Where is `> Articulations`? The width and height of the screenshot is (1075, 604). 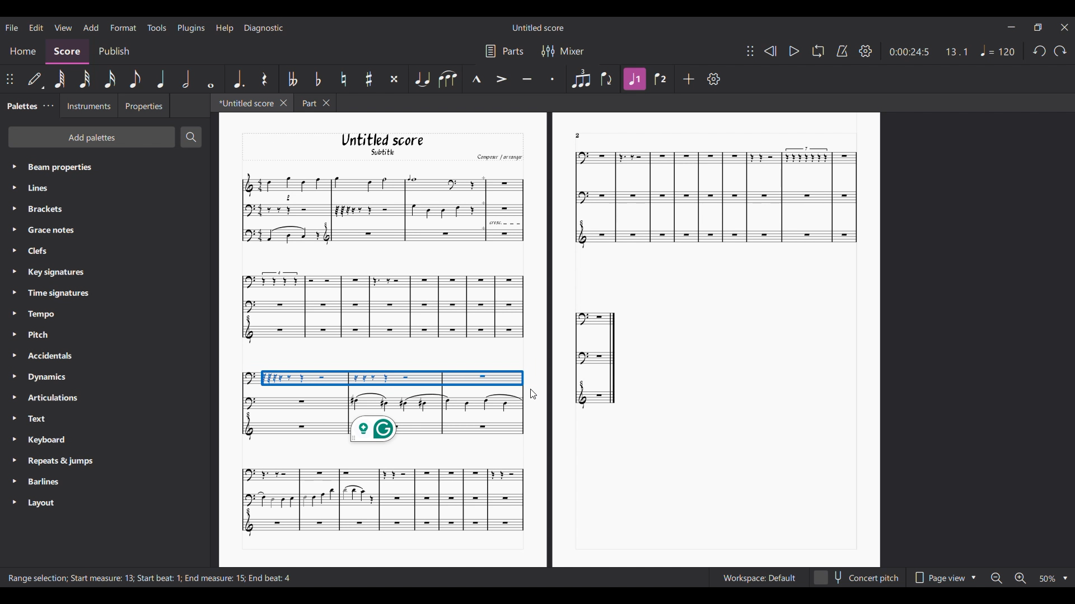 > Articulations is located at coordinates (48, 400).